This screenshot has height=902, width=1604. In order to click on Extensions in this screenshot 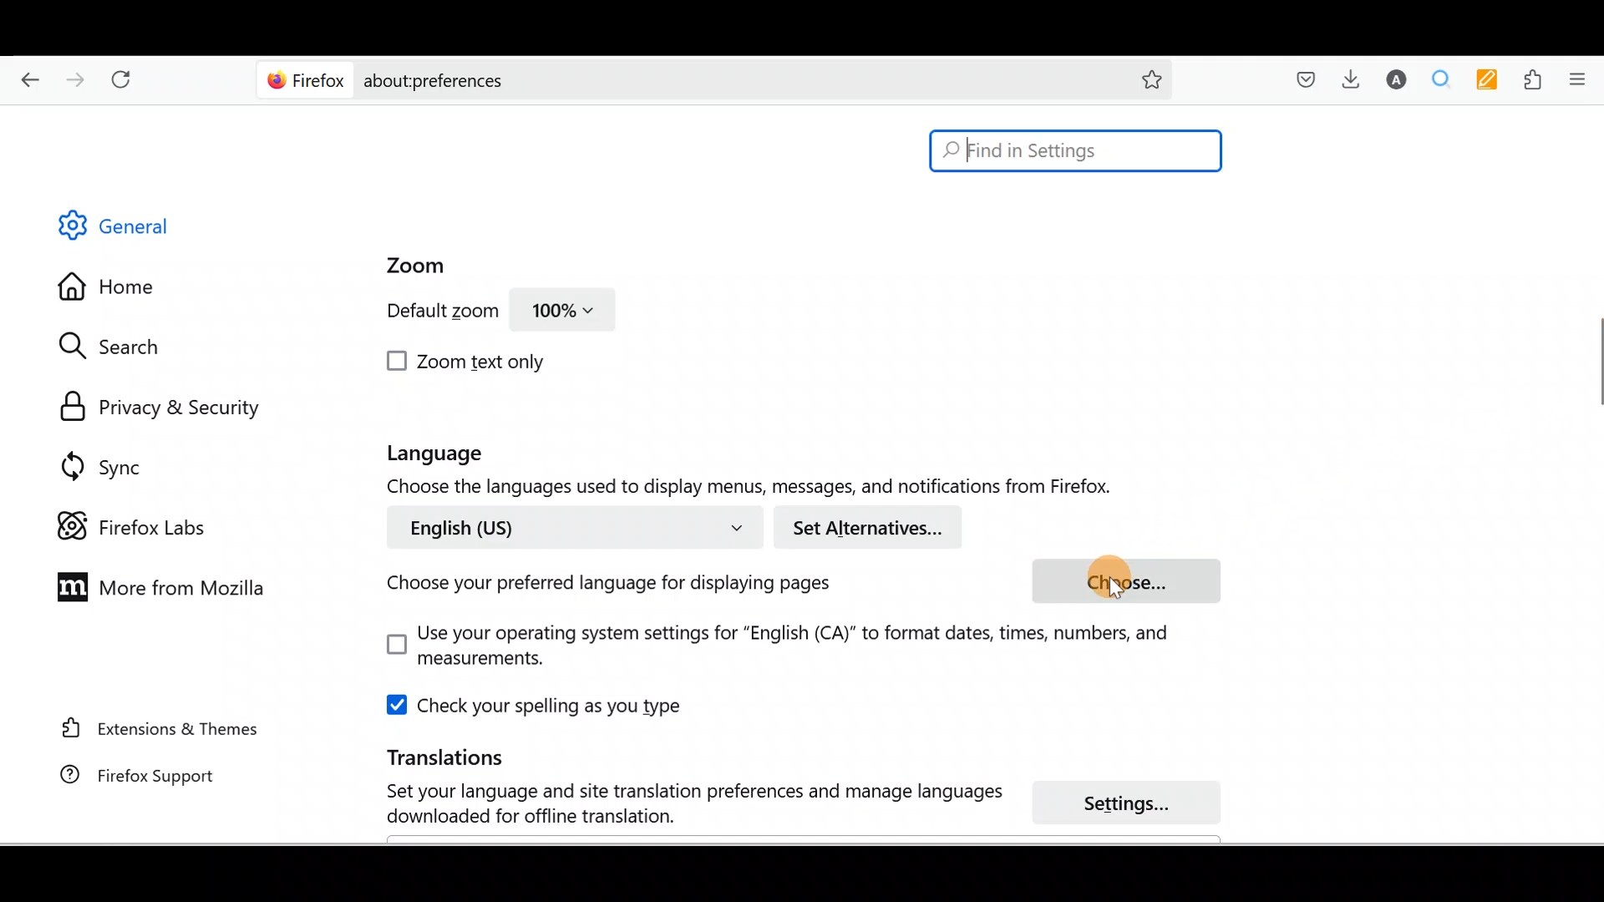, I will do `click(1536, 80)`.